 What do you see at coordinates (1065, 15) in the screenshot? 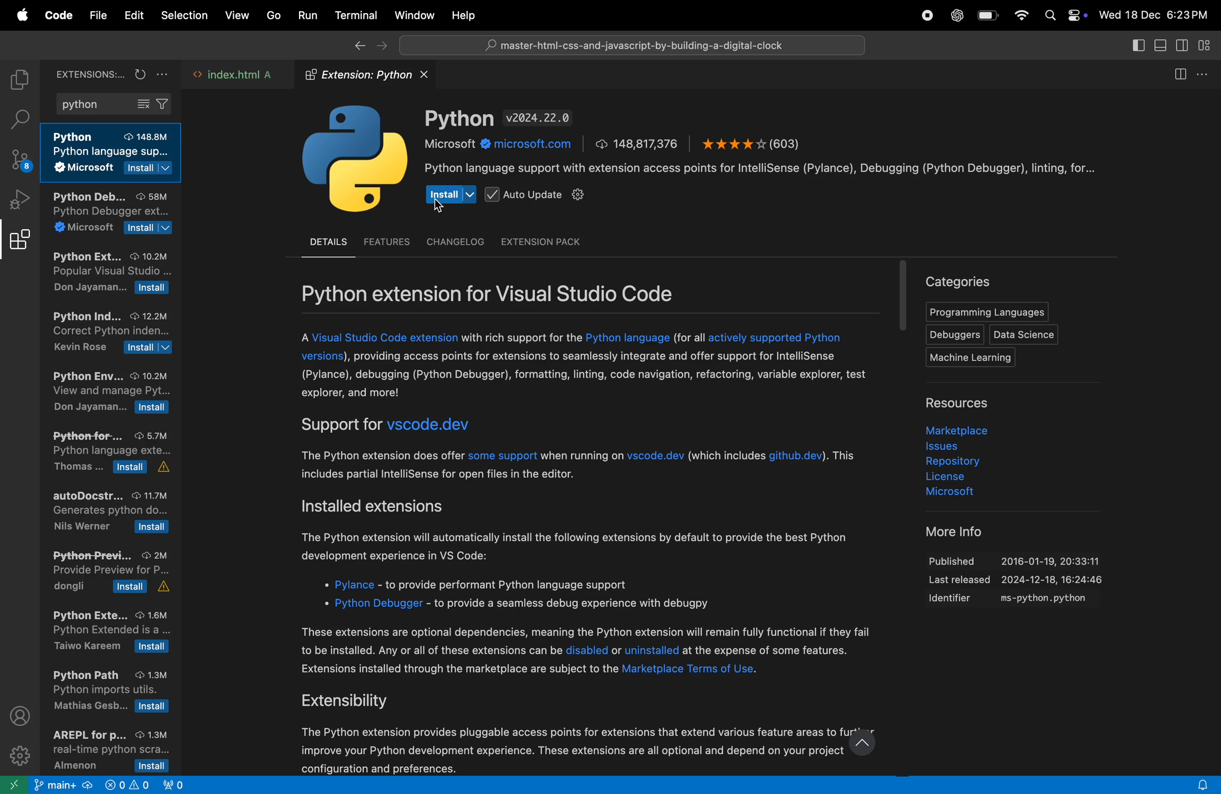
I see `apple widgets` at bounding box center [1065, 15].